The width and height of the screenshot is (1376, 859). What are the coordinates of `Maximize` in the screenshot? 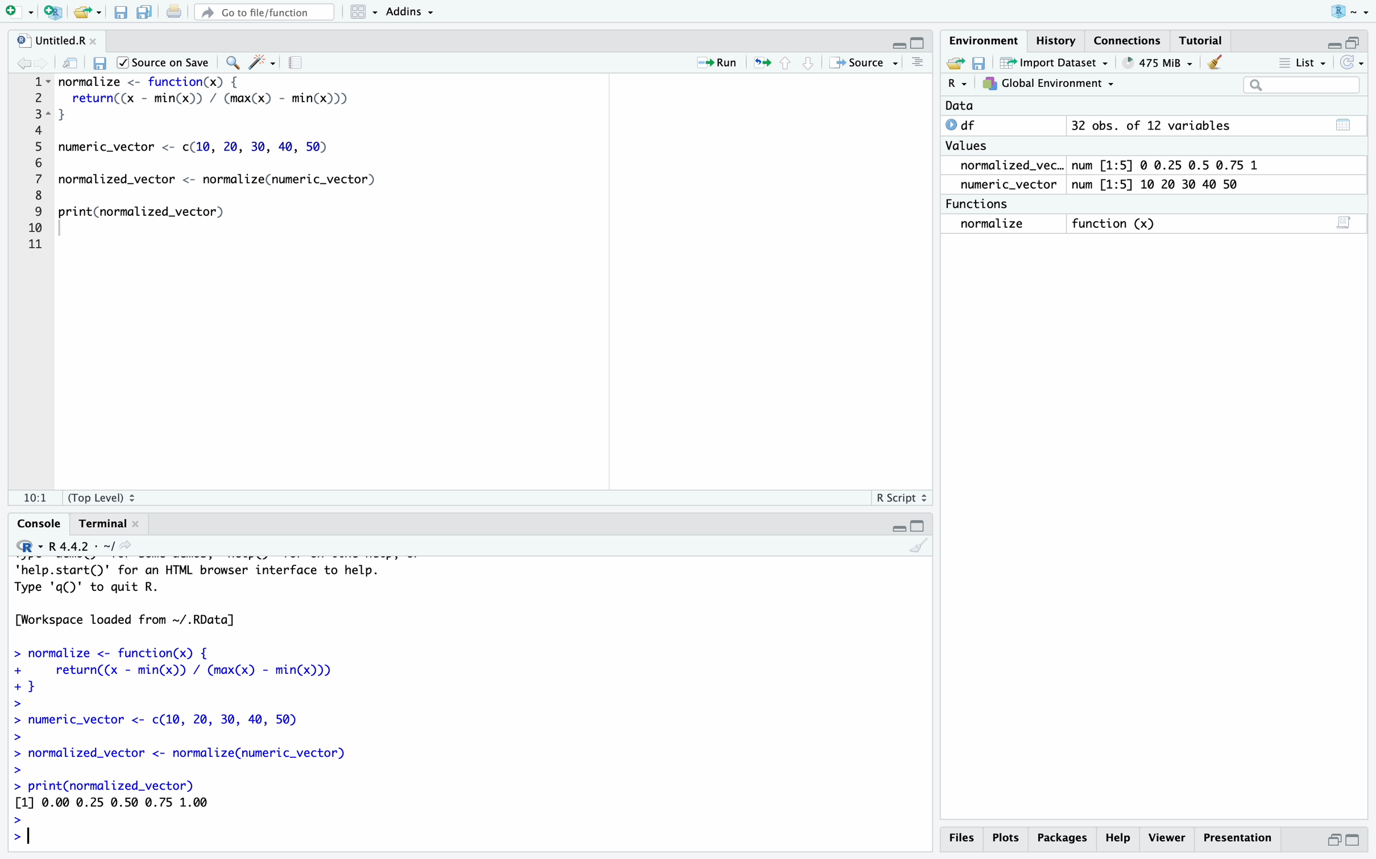 It's located at (1355, 839).